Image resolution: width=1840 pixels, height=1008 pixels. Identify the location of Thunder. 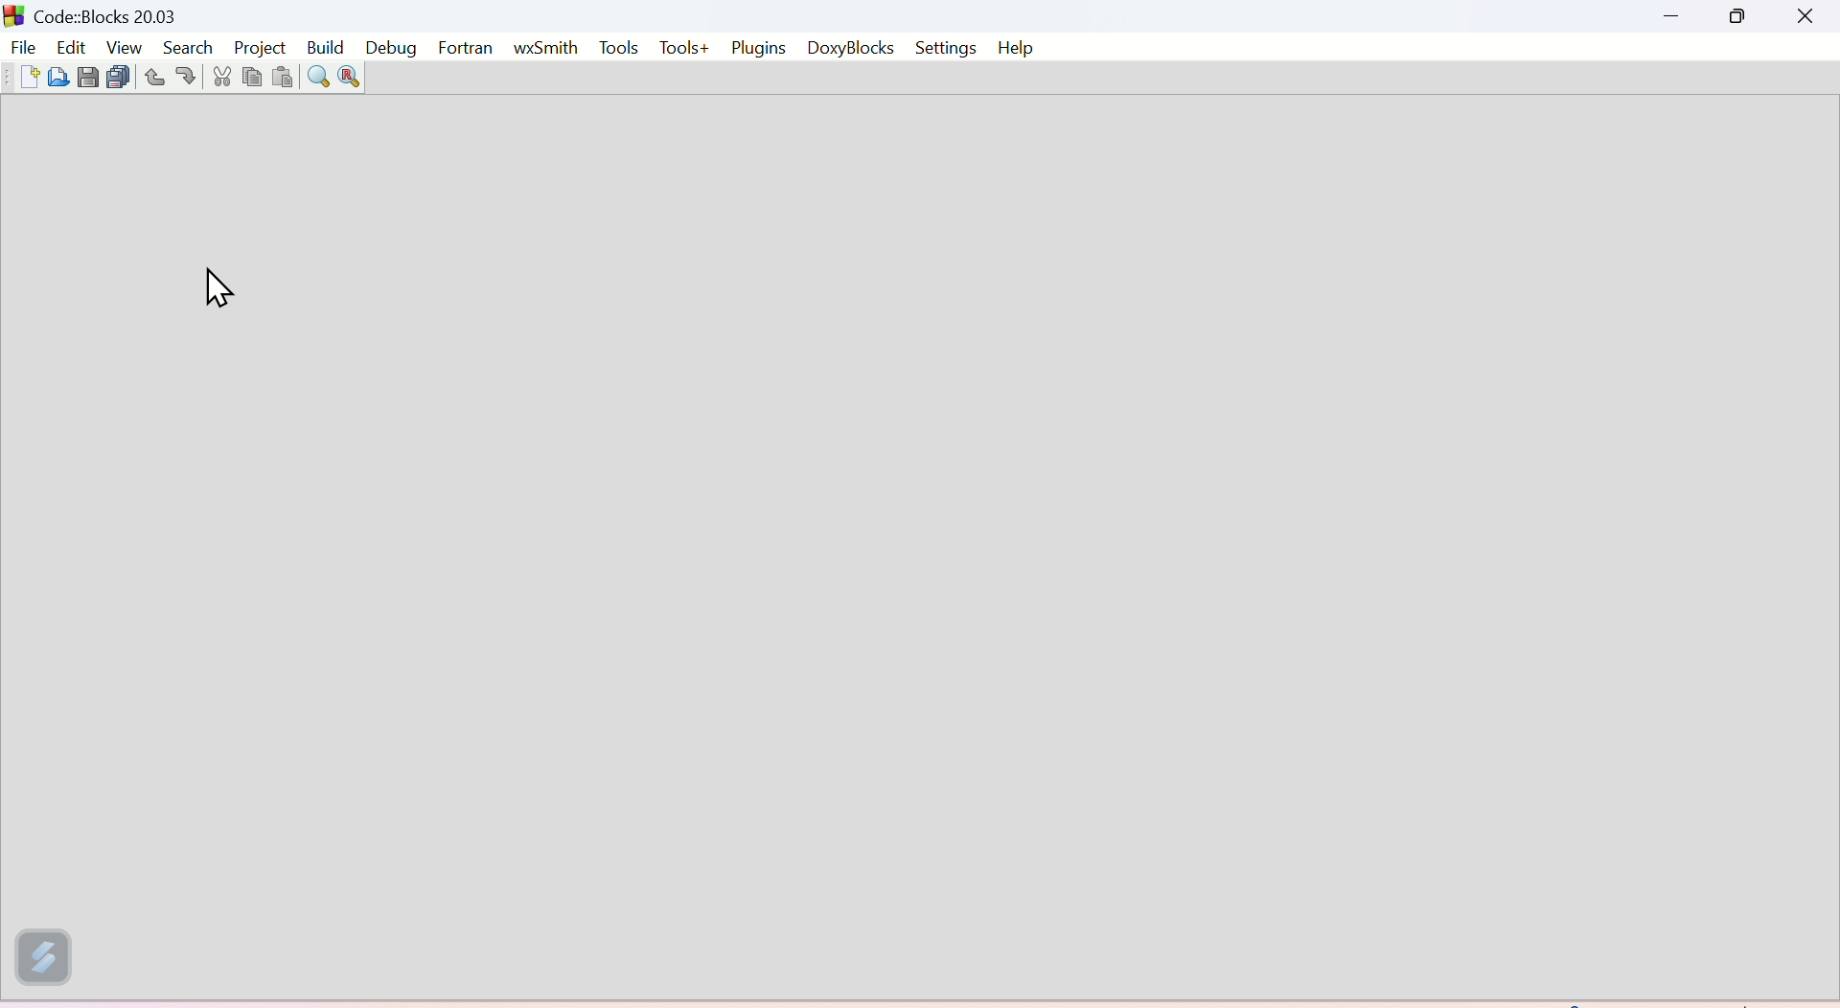
(40, 966).